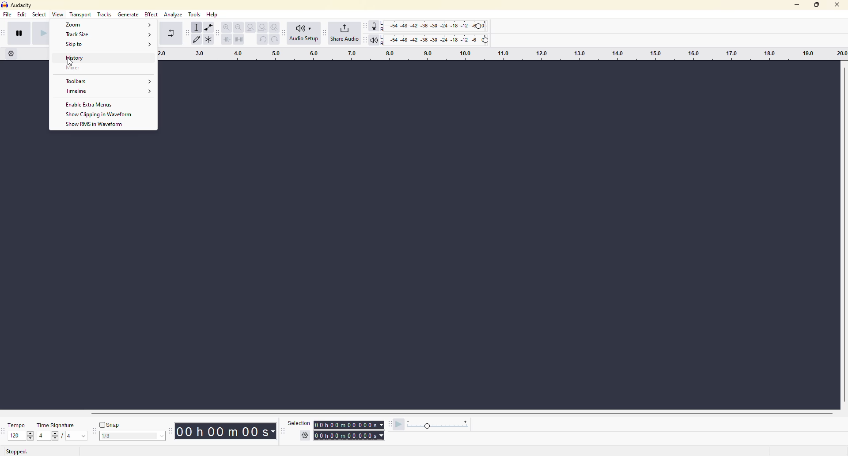 This screenshot has width=848, height=456. I want to click on zoom, so click(108, 25).